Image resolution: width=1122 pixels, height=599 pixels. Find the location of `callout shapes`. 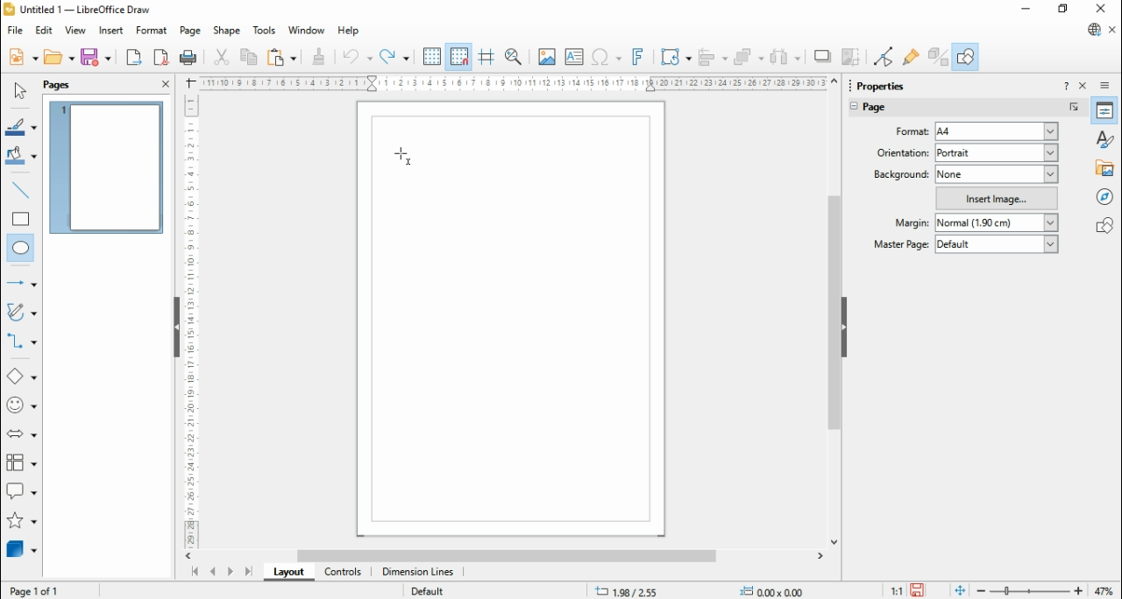

callout shapes is located at coordinates (23, 494).